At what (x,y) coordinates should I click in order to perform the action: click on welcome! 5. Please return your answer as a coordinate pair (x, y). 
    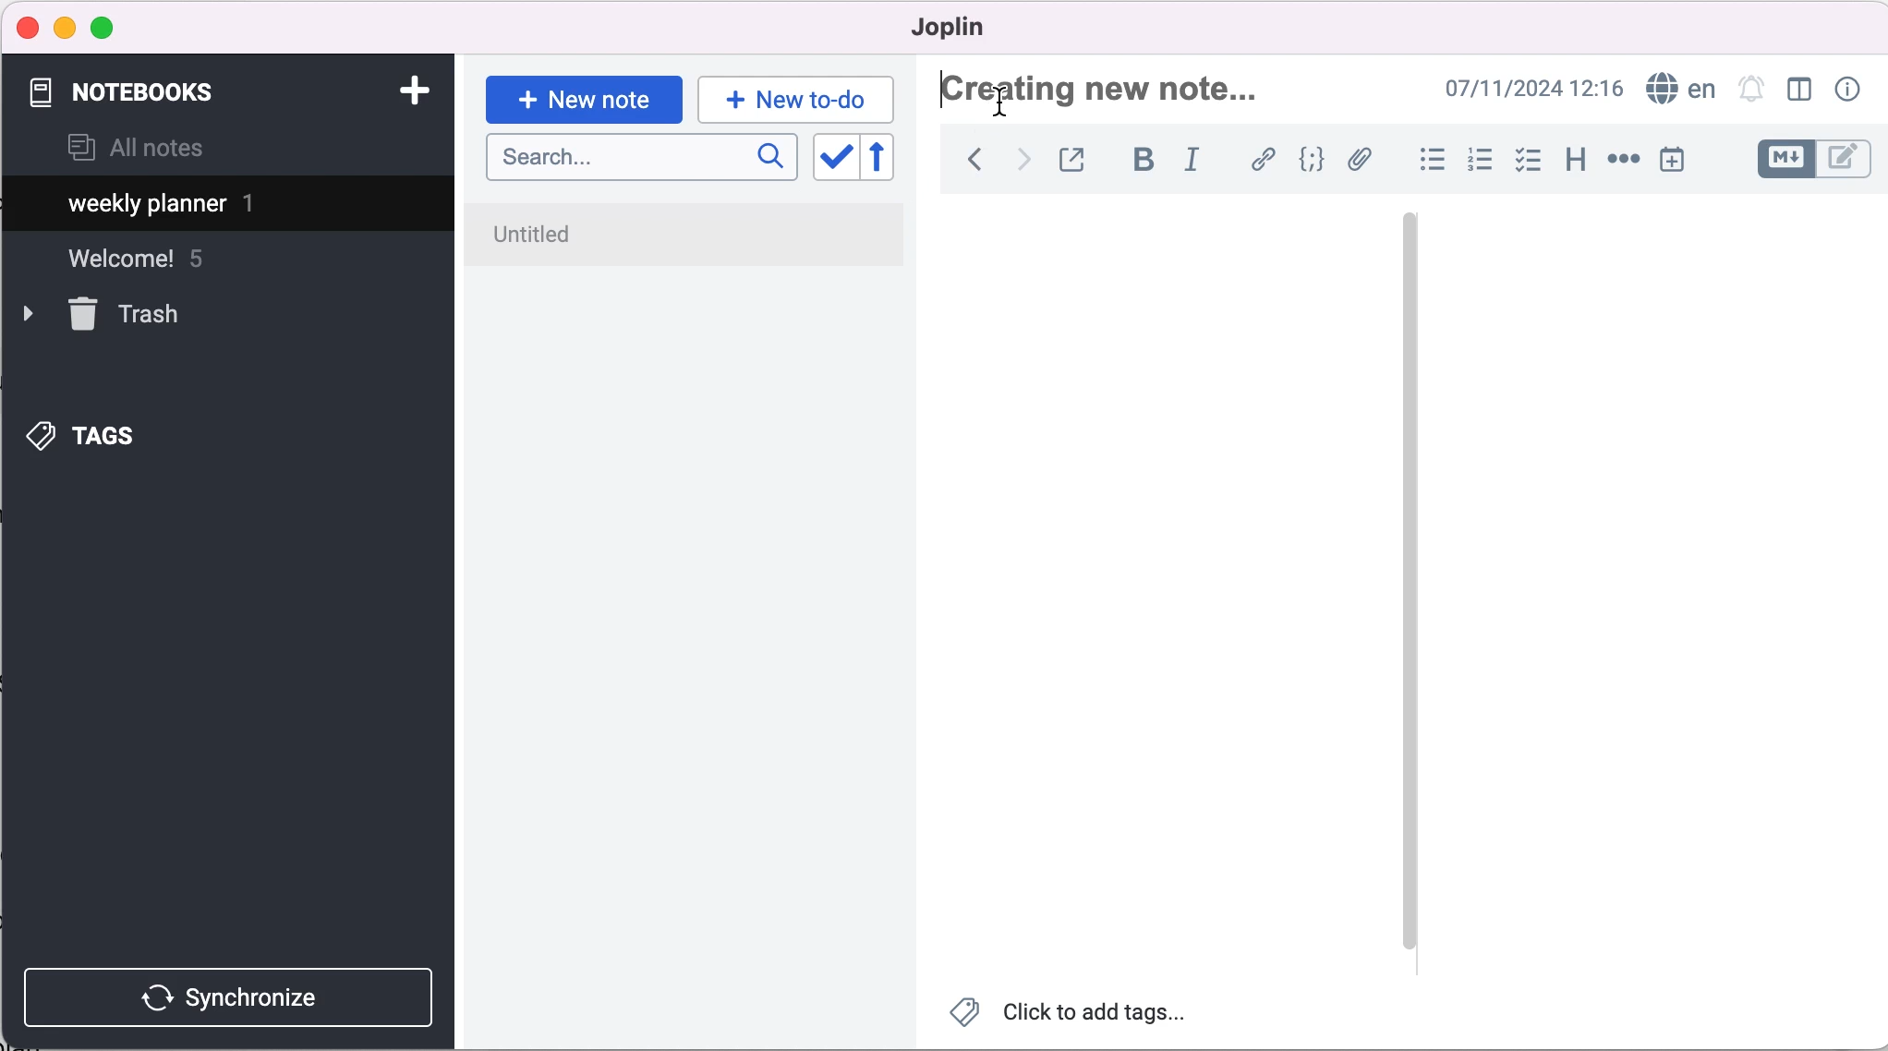
    Looking at the image, I should click on (154, 266).